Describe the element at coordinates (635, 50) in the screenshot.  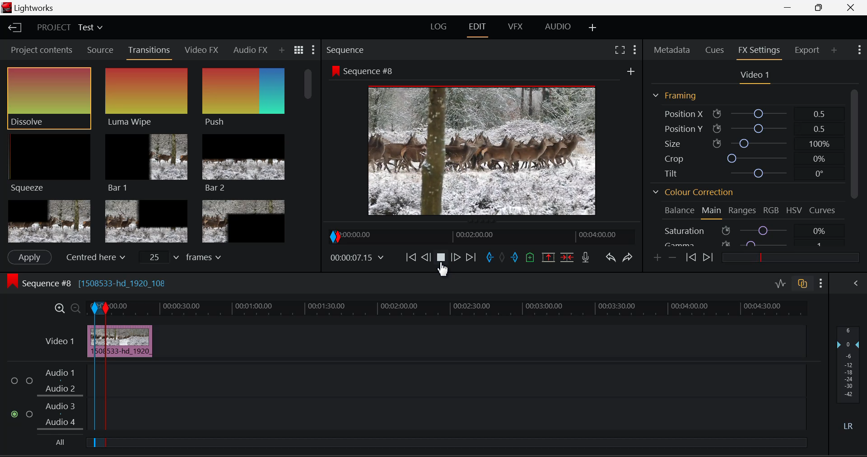
I see `Show Settings` at that location.